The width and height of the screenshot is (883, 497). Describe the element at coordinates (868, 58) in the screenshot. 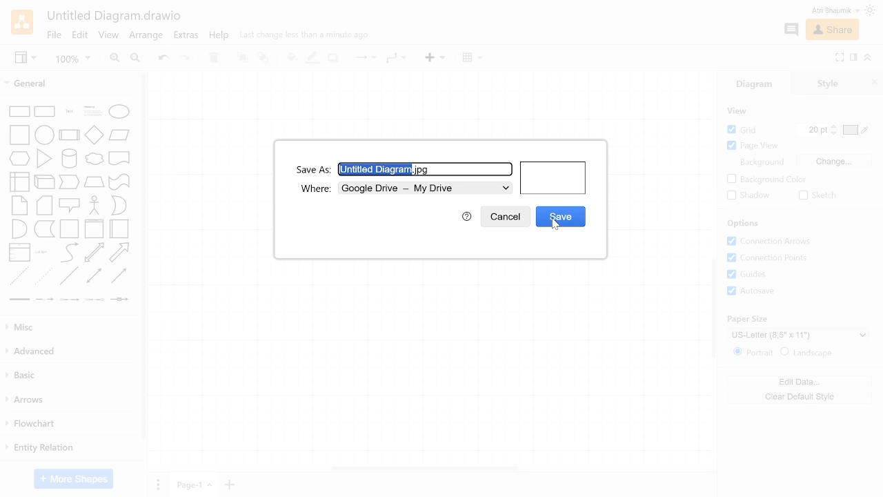

I see `Collapse` at that location.